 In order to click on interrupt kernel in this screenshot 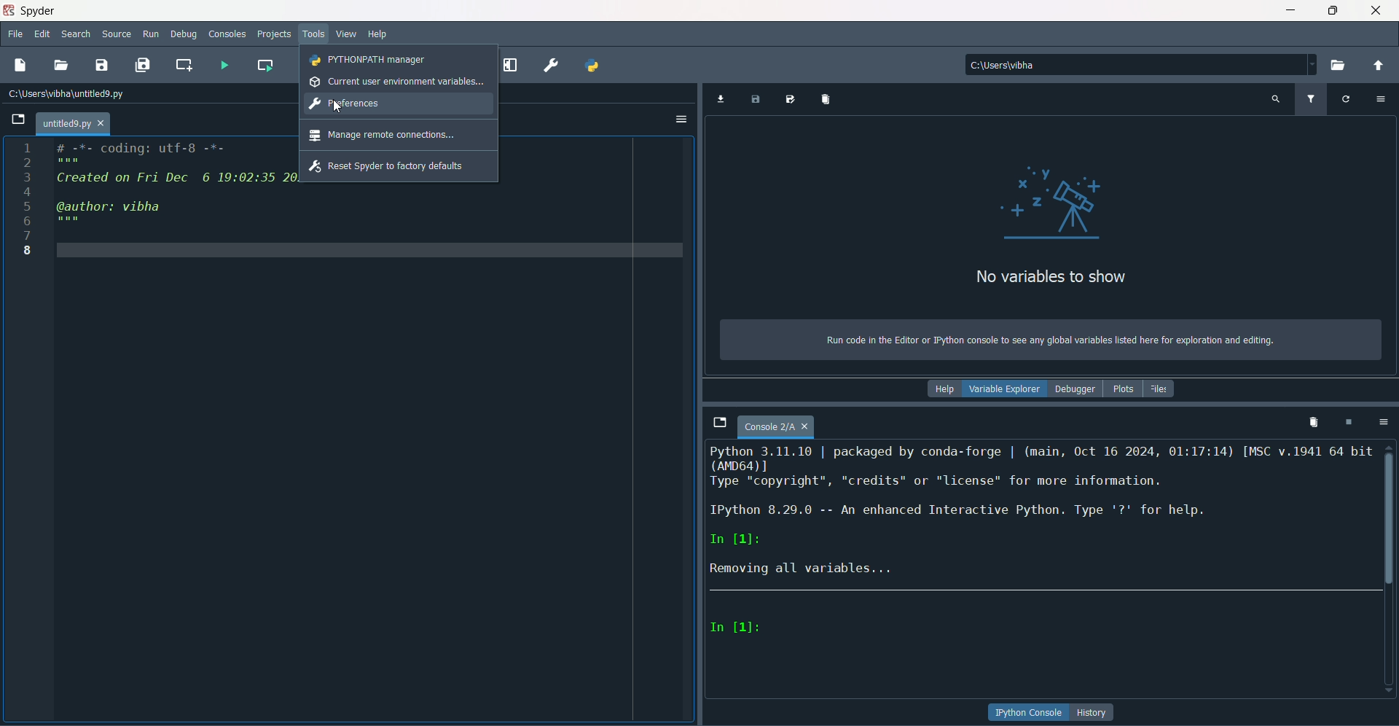, I will do `click(1347, 422)`.